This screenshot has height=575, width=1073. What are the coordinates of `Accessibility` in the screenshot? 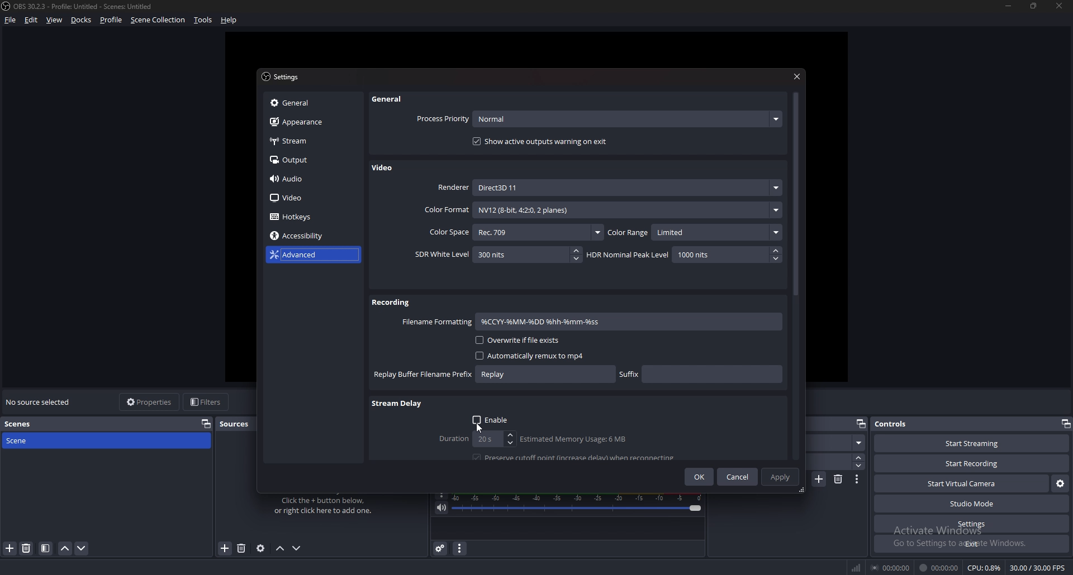 It's located at (303, 236).